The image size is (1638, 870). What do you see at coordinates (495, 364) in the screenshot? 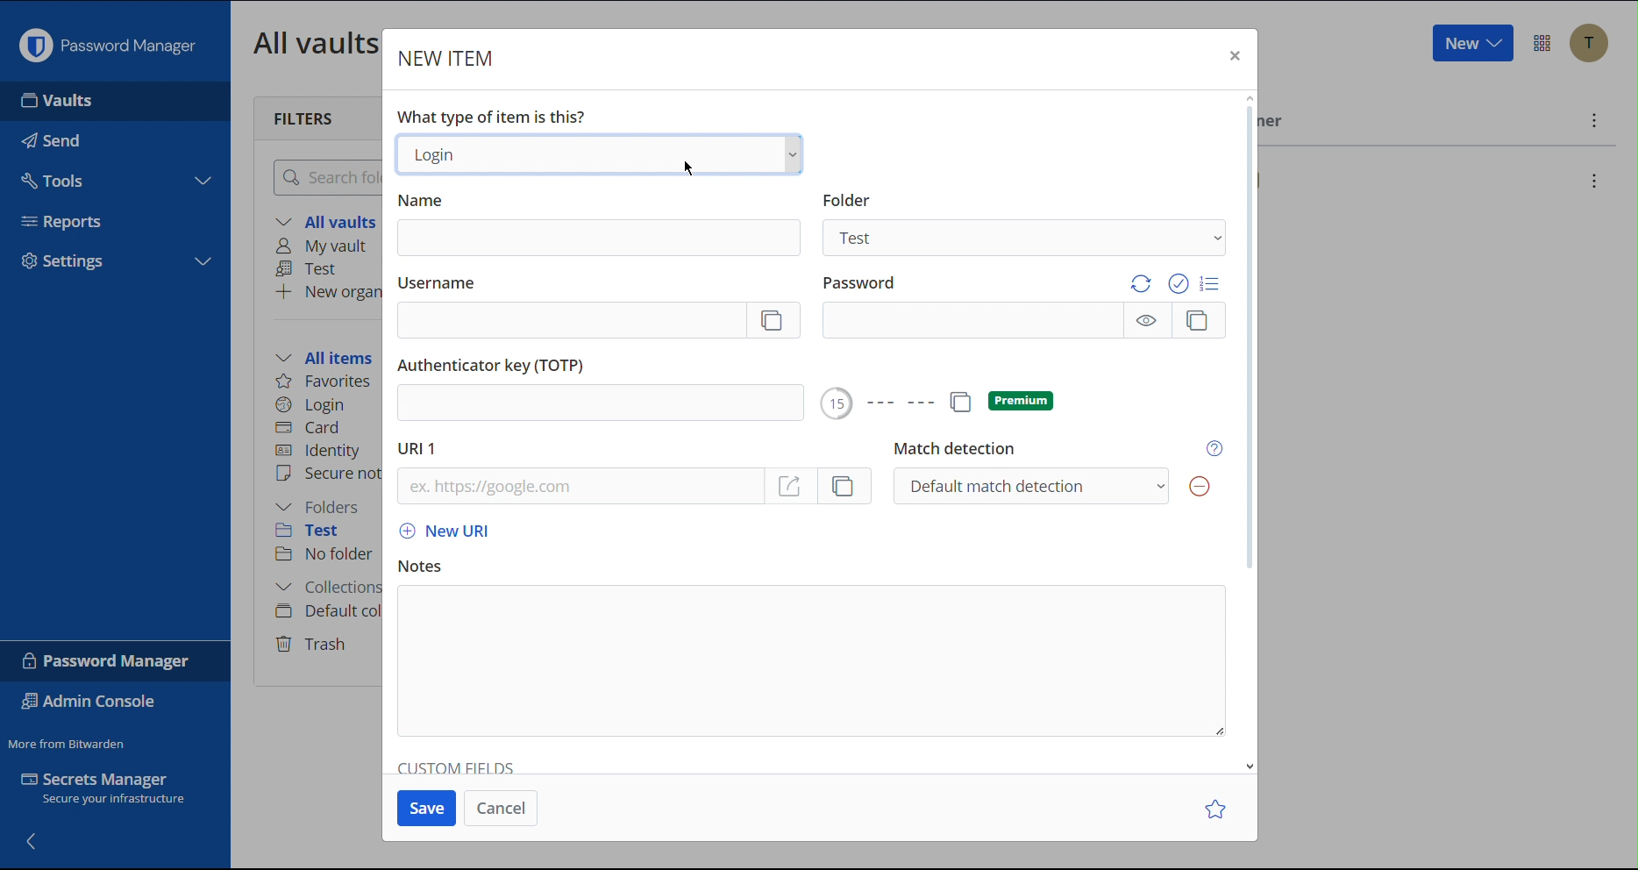
I see `Authenticator Key` at bounding box center [495, 364].